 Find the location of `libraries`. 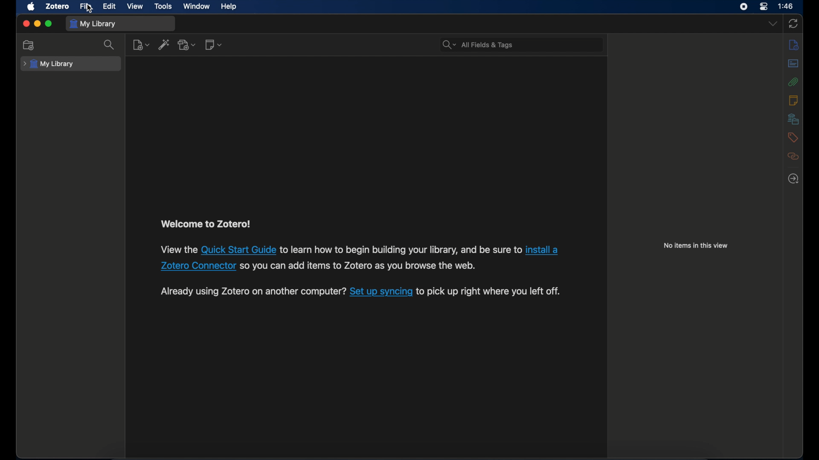

libraries is located at coordinates (794, 119).